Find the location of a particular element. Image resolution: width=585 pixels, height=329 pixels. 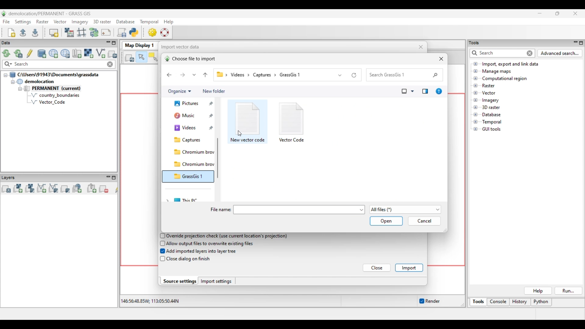

Collapse permanent files view is located at coordinates (20, 89).